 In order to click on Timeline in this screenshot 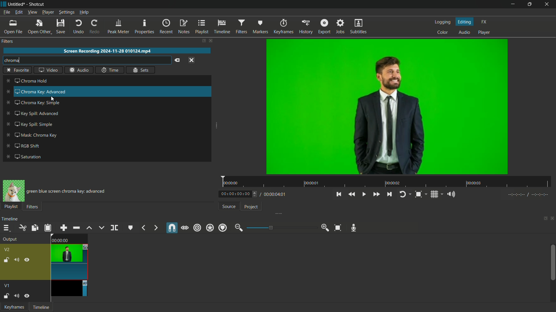, I will do `click(41, 307)`.